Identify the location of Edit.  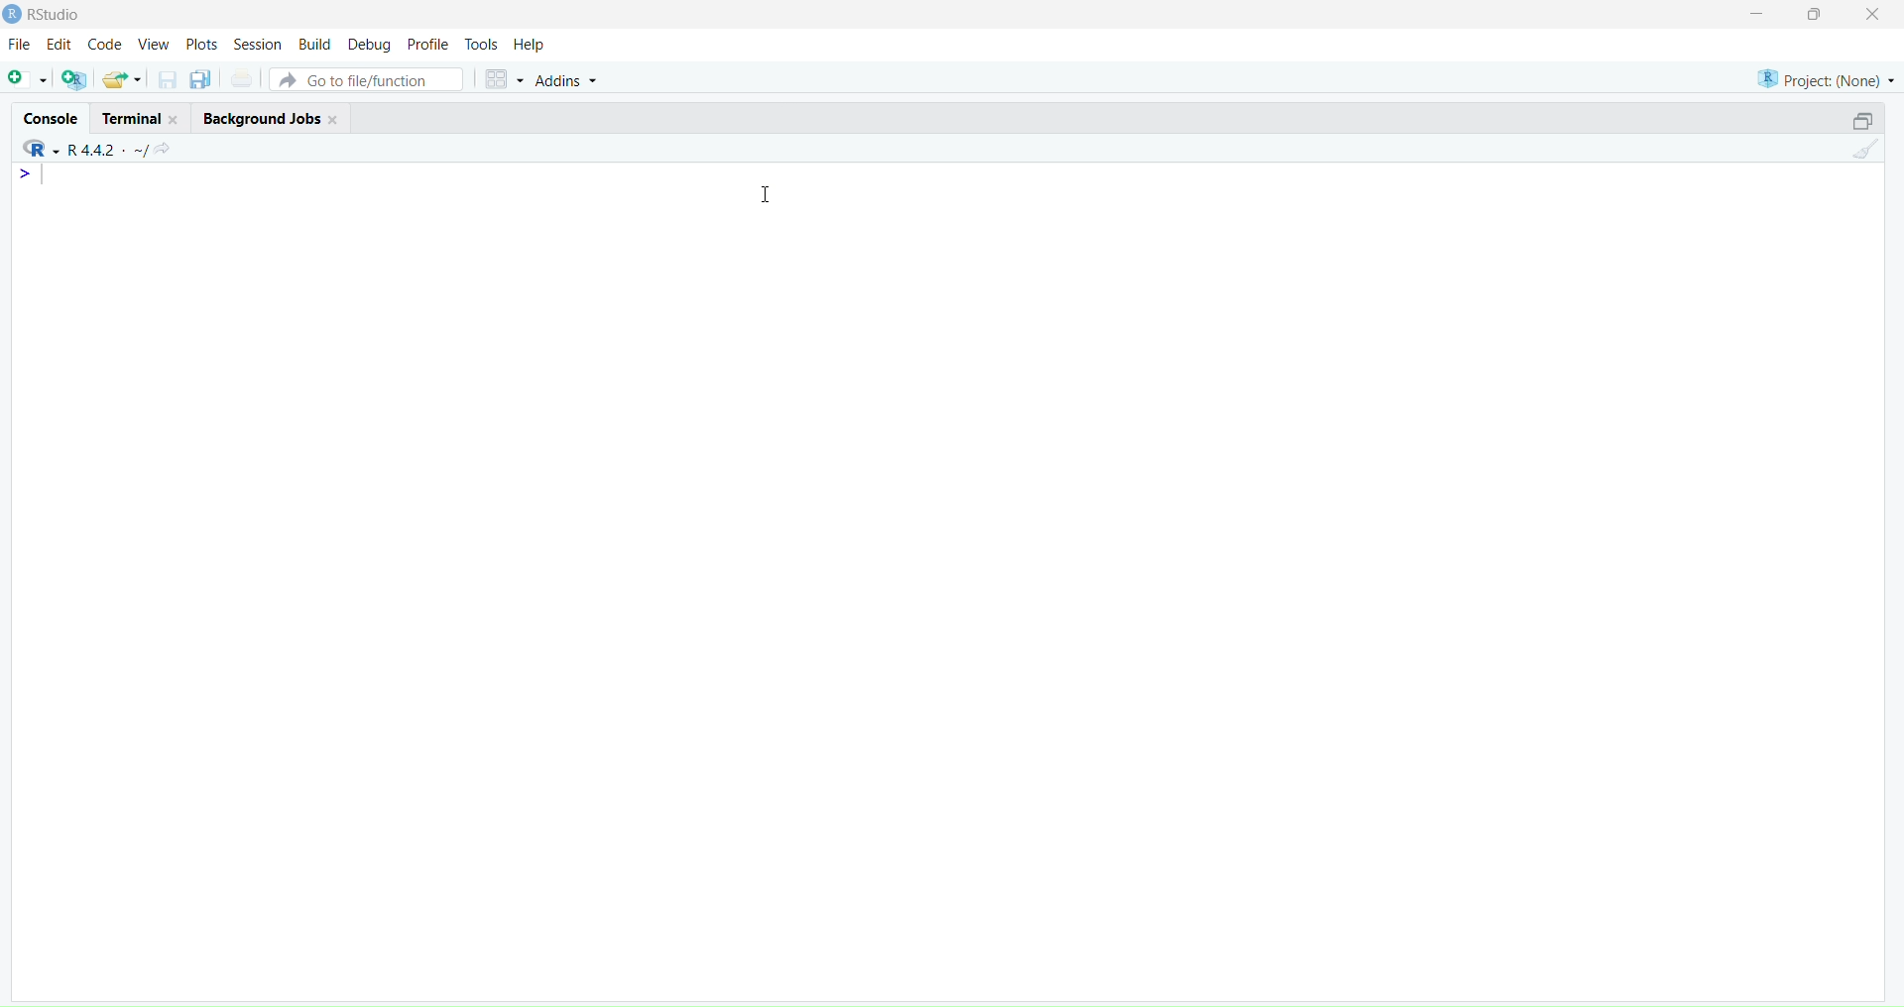
(58, 47).